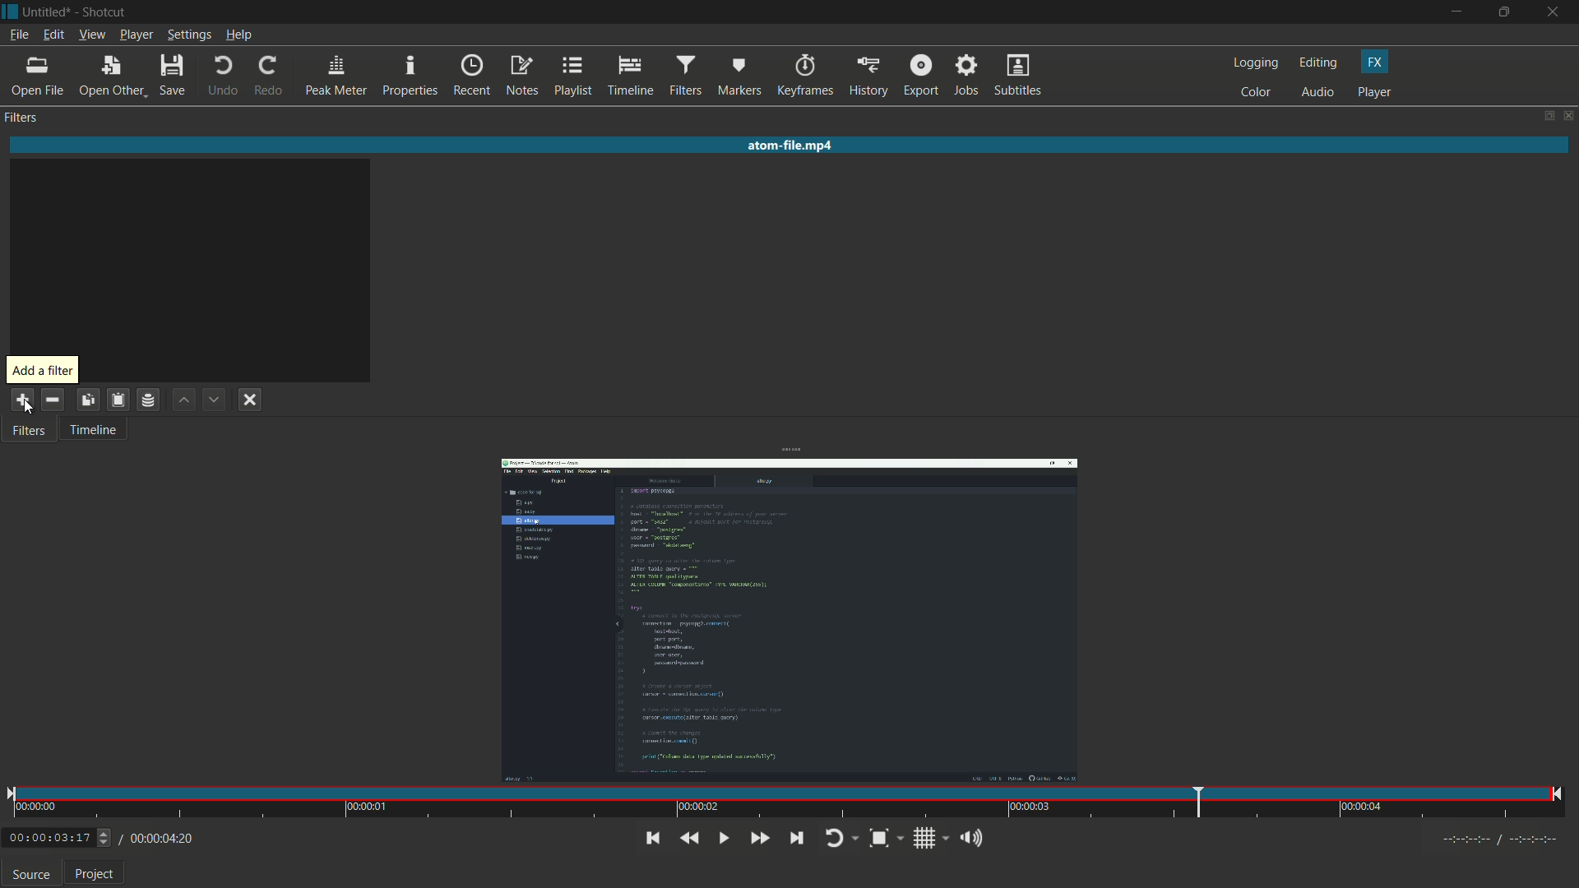 Image resolution: width=1579 pixels, height=888 pixels. What do you see at coordinates (1456, 12) in the screenshot?
I see `minimize` at bounding box center [1456, 12].